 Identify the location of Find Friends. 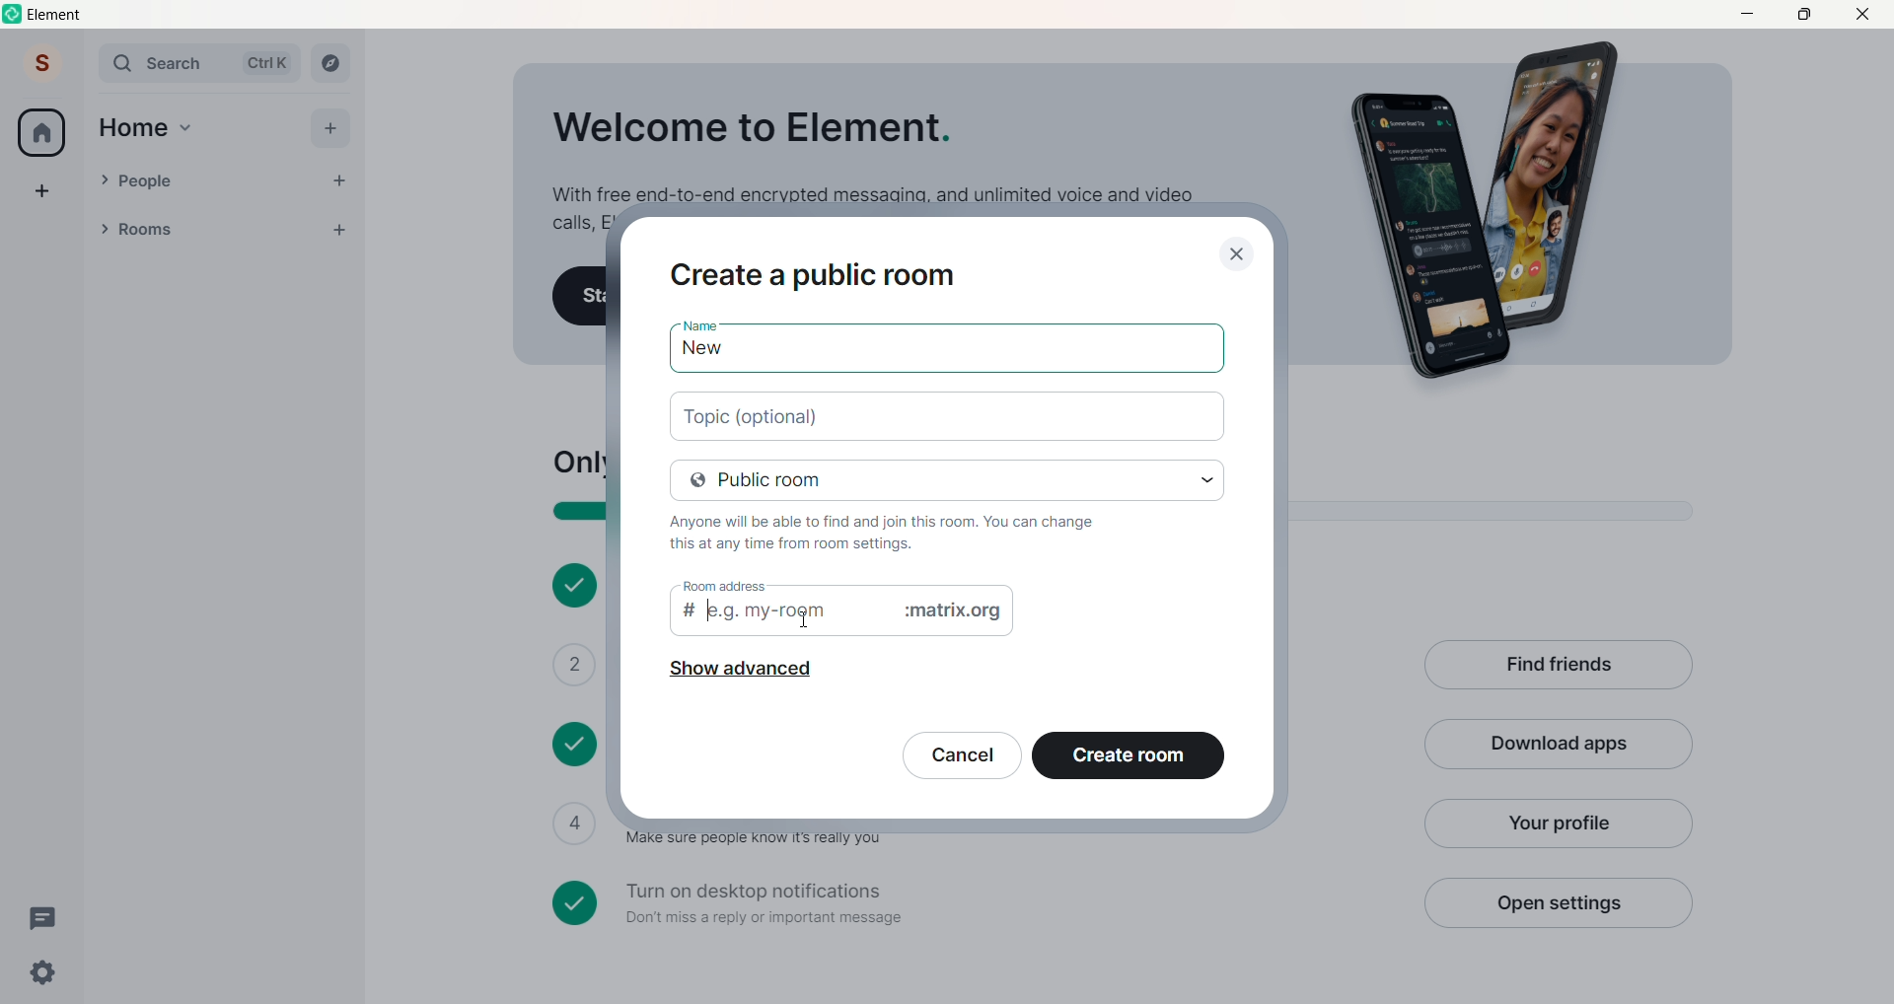
(1558, 667).